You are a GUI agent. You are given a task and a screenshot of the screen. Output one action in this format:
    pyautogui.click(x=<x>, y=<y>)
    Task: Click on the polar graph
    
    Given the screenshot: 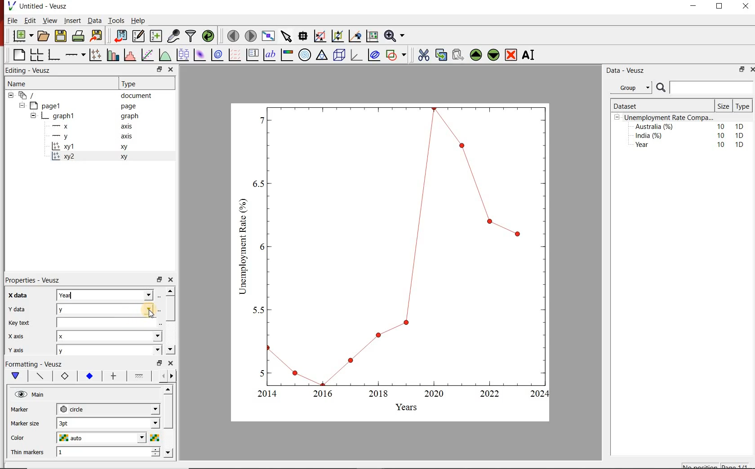 What is the action you would take?
    pyautogui.click(x=305, y=55)
    